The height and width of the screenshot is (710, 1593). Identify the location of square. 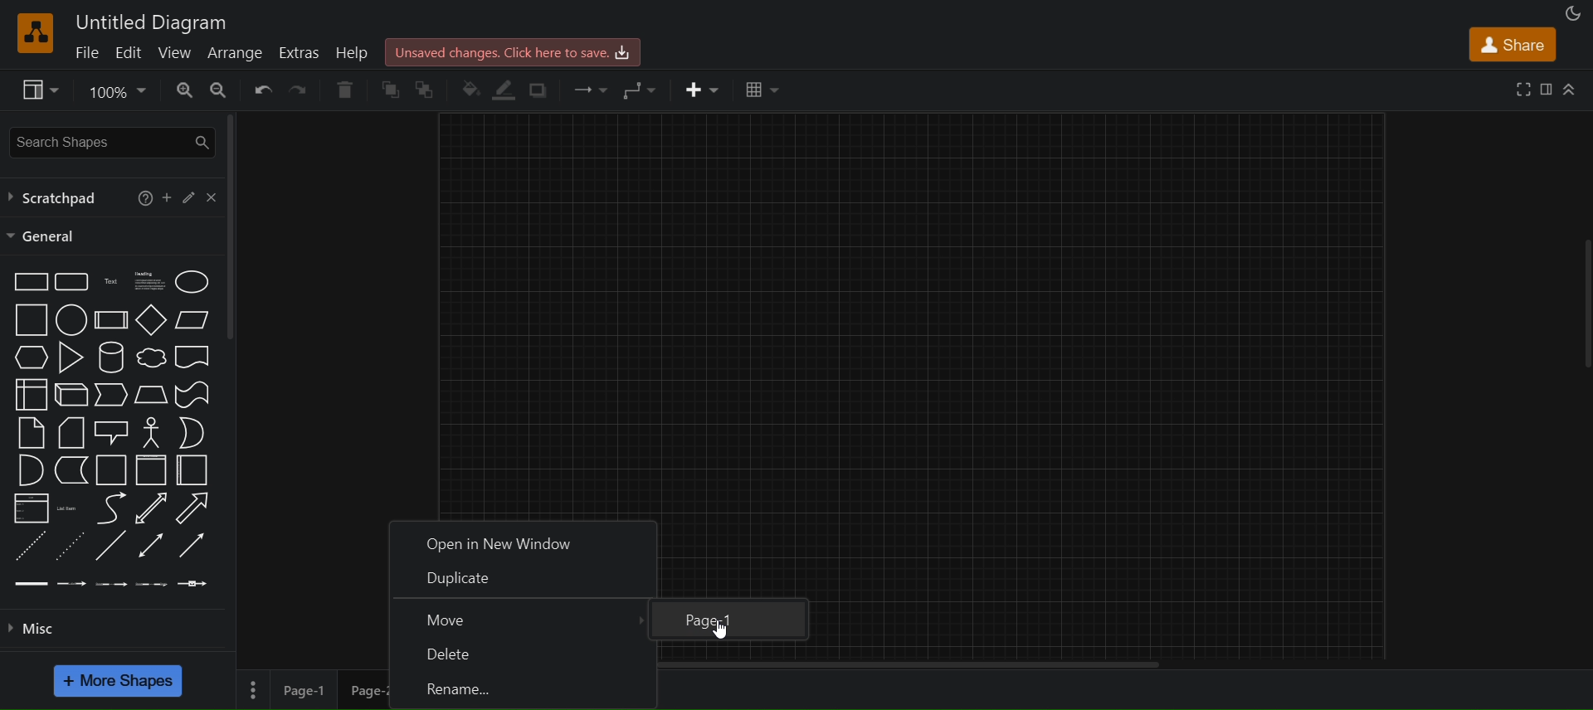
(29, 320).